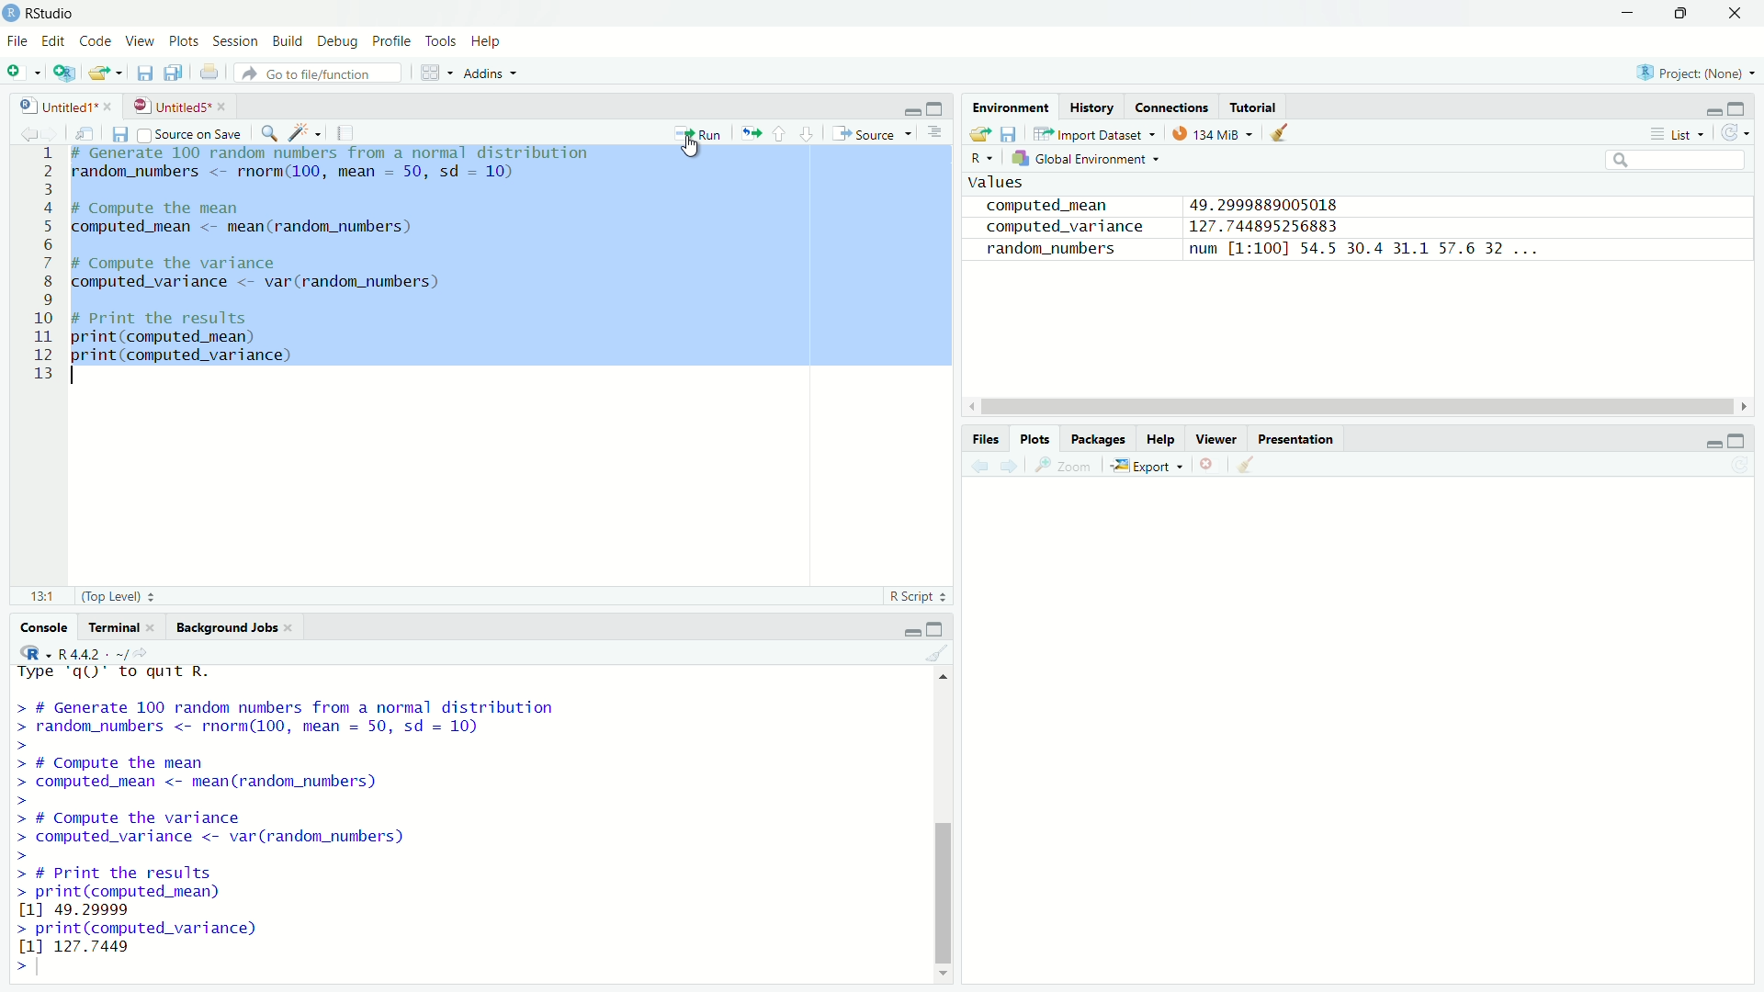 Image resolution: width=1764 pixels, height=992 pixels. Describe the element at coordinates (174, 73) in the screenshot. I see `save all open document` at that location.